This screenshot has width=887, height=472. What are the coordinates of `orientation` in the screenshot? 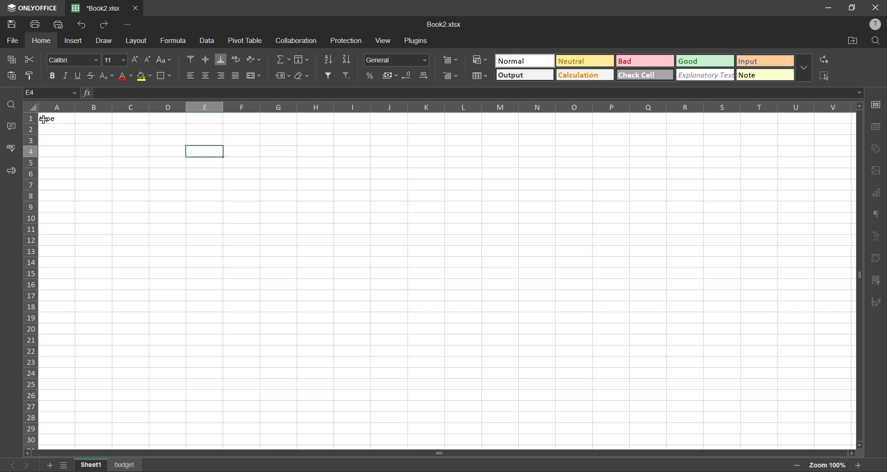 It's located at (252, 59).